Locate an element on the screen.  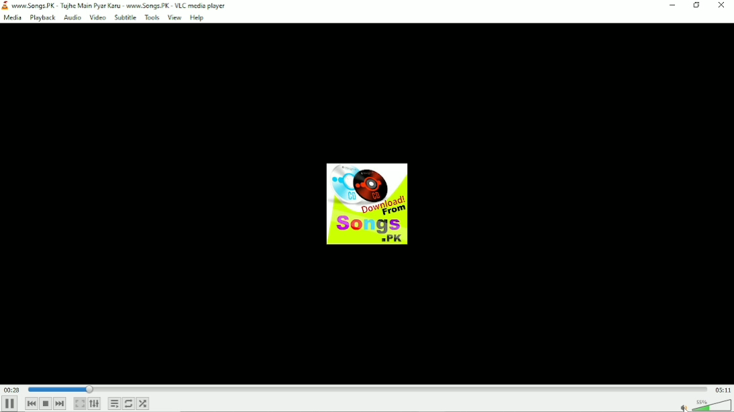
Title & details is located at coordinates (122, 5).